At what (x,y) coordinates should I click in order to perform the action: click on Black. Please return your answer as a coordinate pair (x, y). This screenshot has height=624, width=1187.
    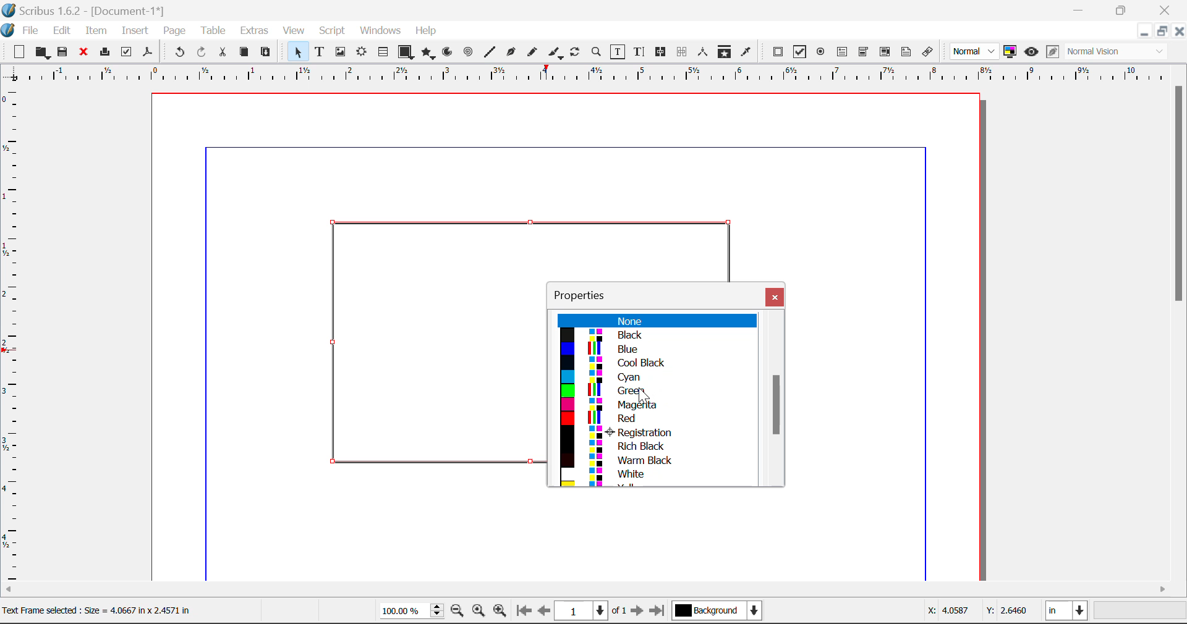
    Looking at the image, I should click on (655, 335).